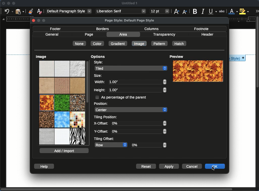 The width and height of the screenshot is (259, 191). What do you see at coordinates (64, 151) in the screenshot?
I see `add / import` at bounding box center [64, 151].